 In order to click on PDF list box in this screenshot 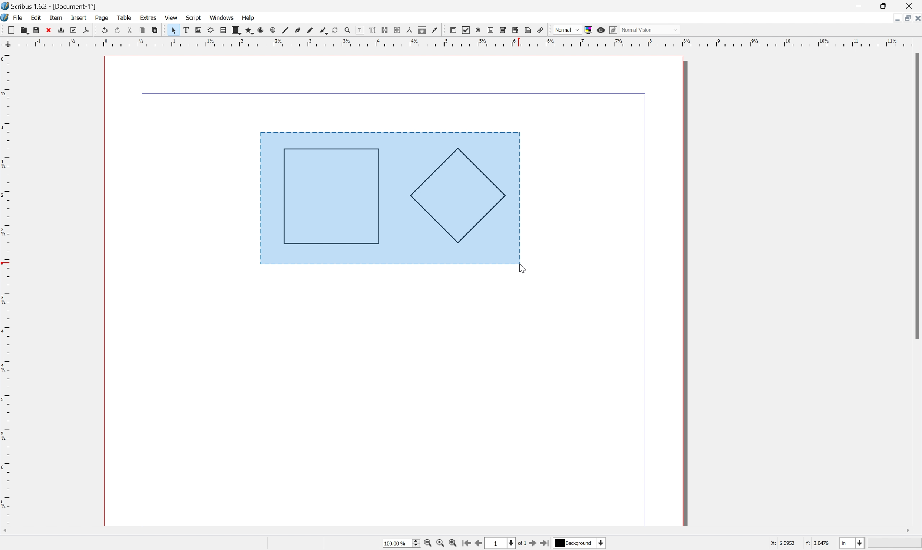, I will do `click(514, 30)`.